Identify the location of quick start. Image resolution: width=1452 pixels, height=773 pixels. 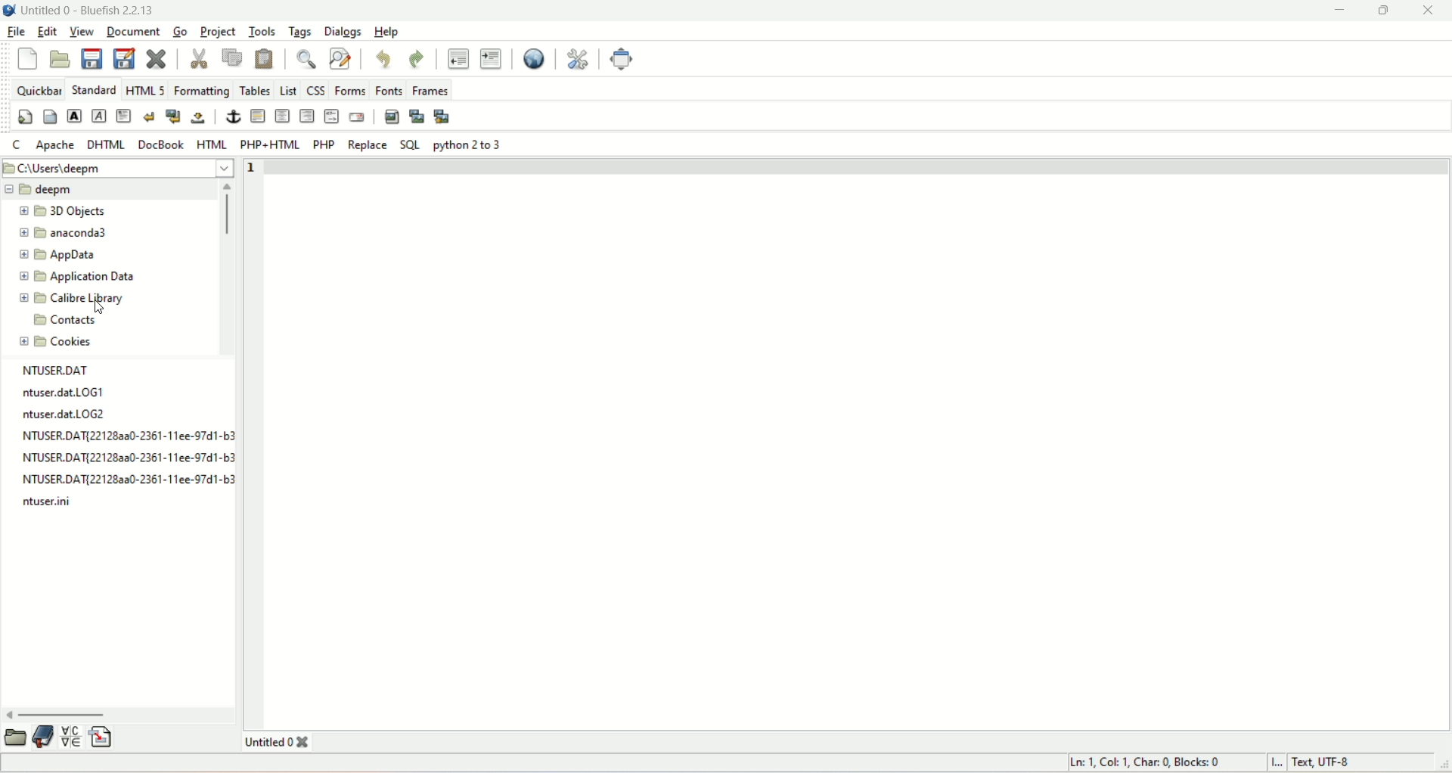
(24, 116).